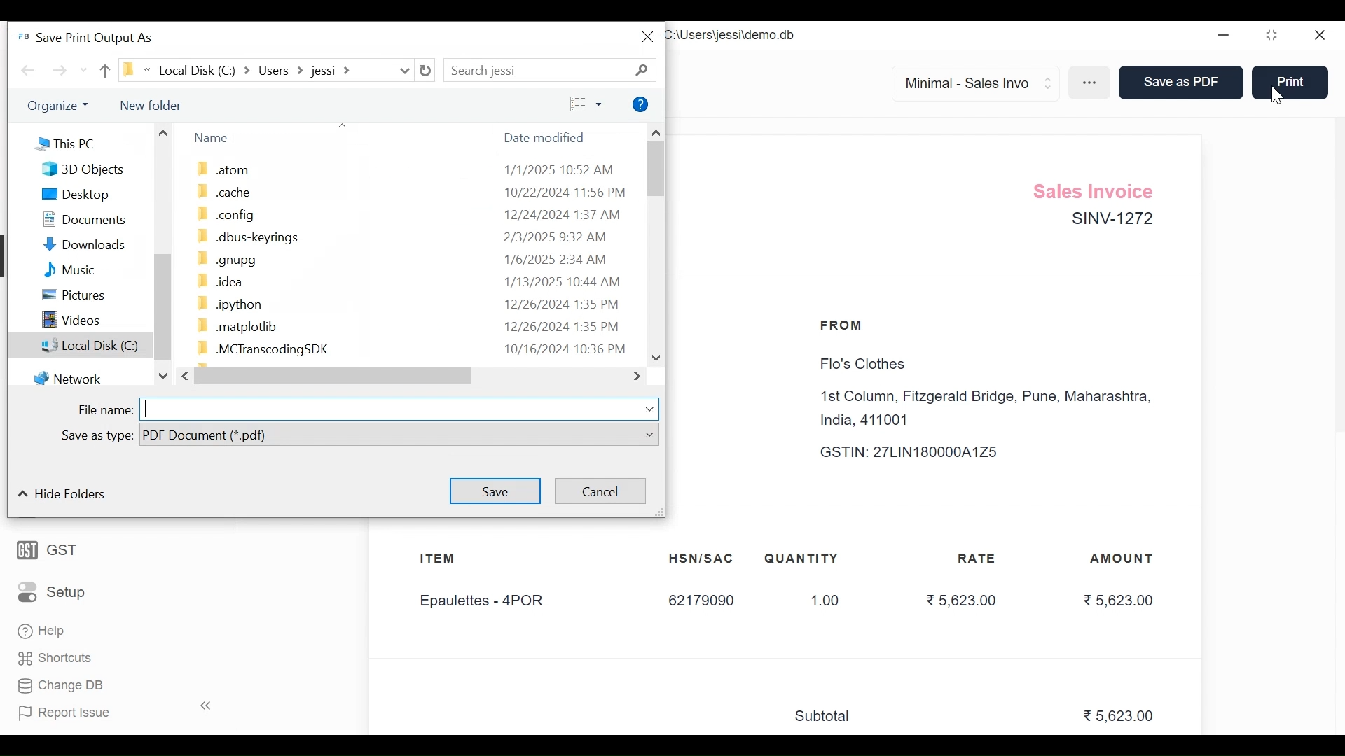 This screenshot has width=1345, height=756. Describe the element at coordinates (497, 492) in the screenshot. I see `Save` at that location.